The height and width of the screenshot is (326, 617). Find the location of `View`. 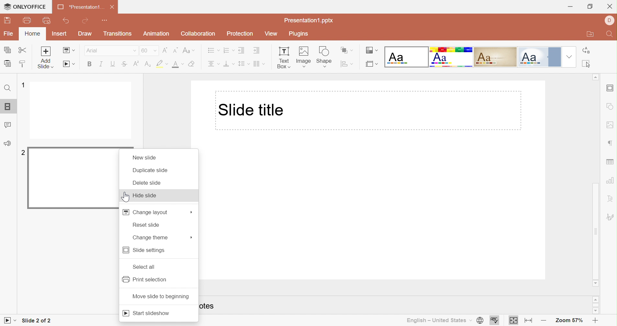

View is located at coordinates (271, 34).